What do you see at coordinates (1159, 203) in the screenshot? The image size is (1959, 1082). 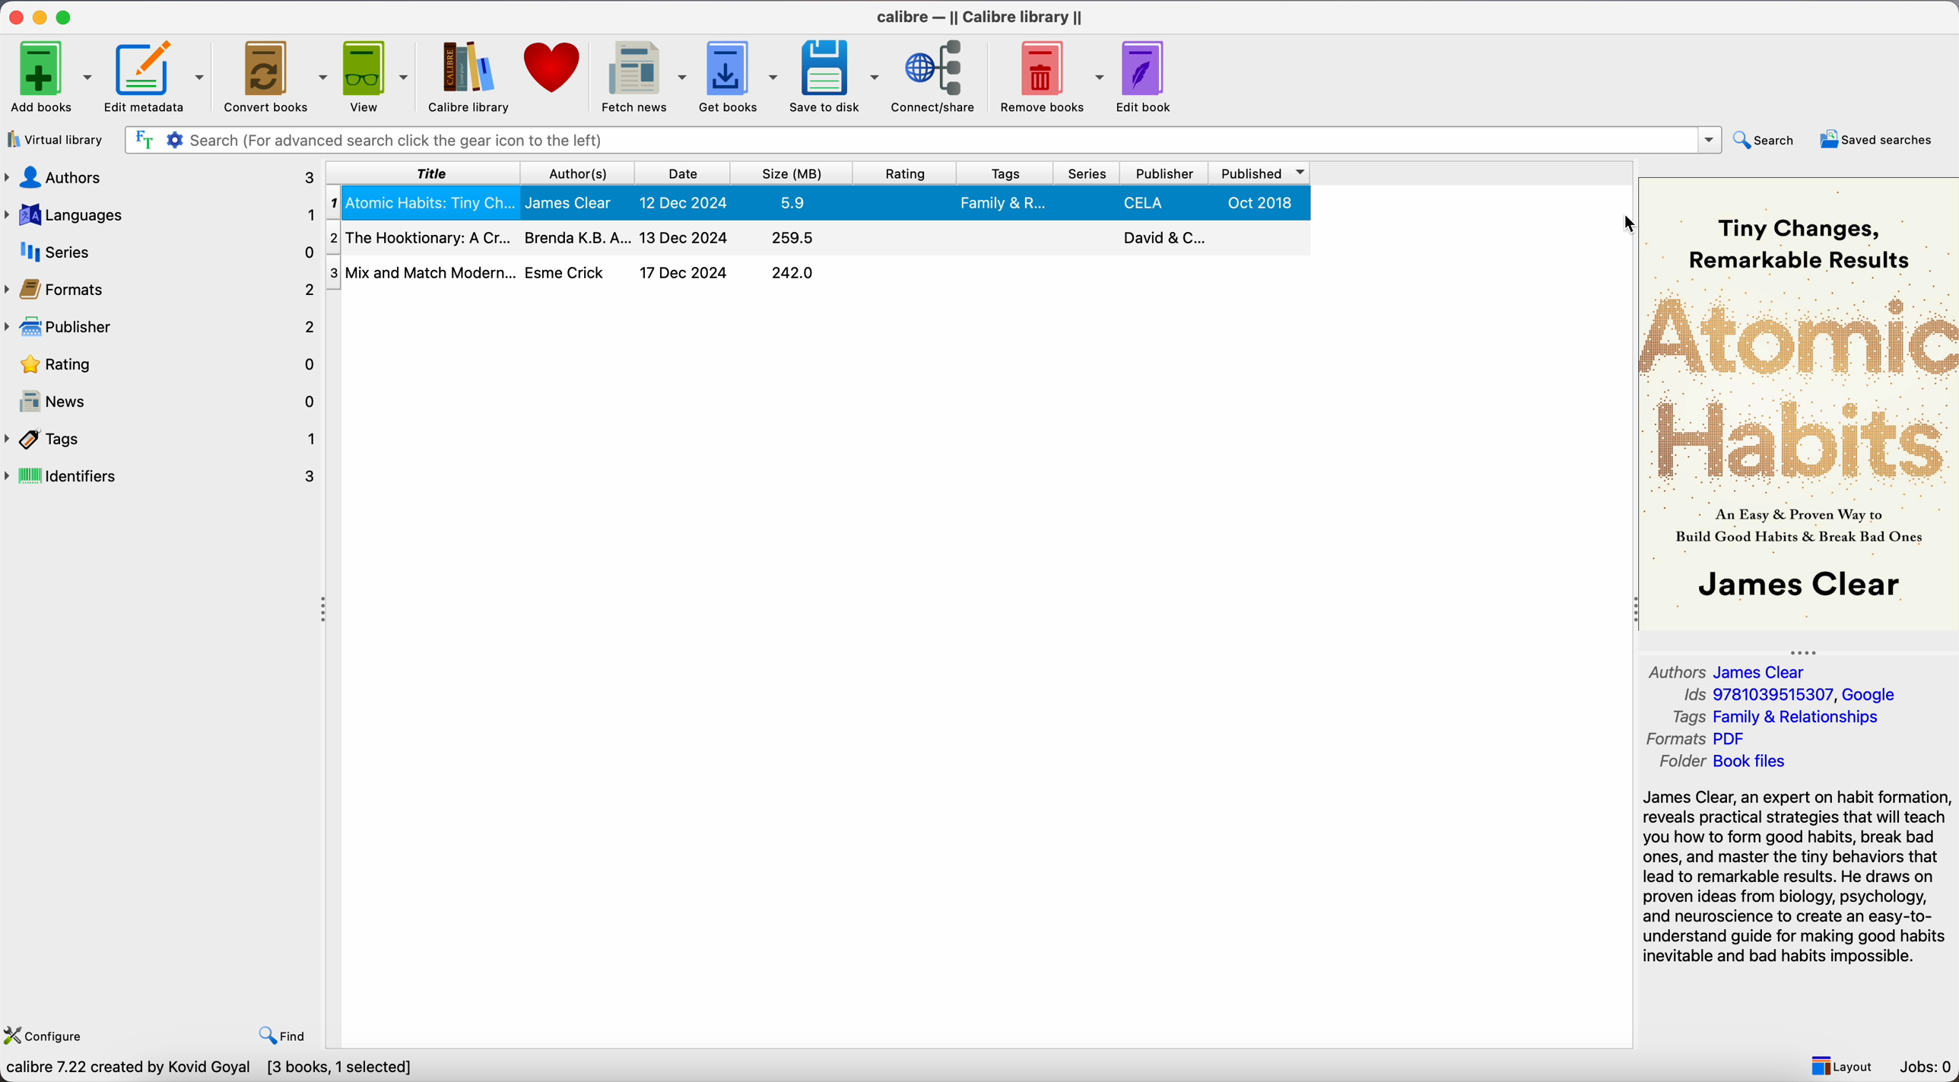 I see `Penguin...` at bounding box center [1159, 203].